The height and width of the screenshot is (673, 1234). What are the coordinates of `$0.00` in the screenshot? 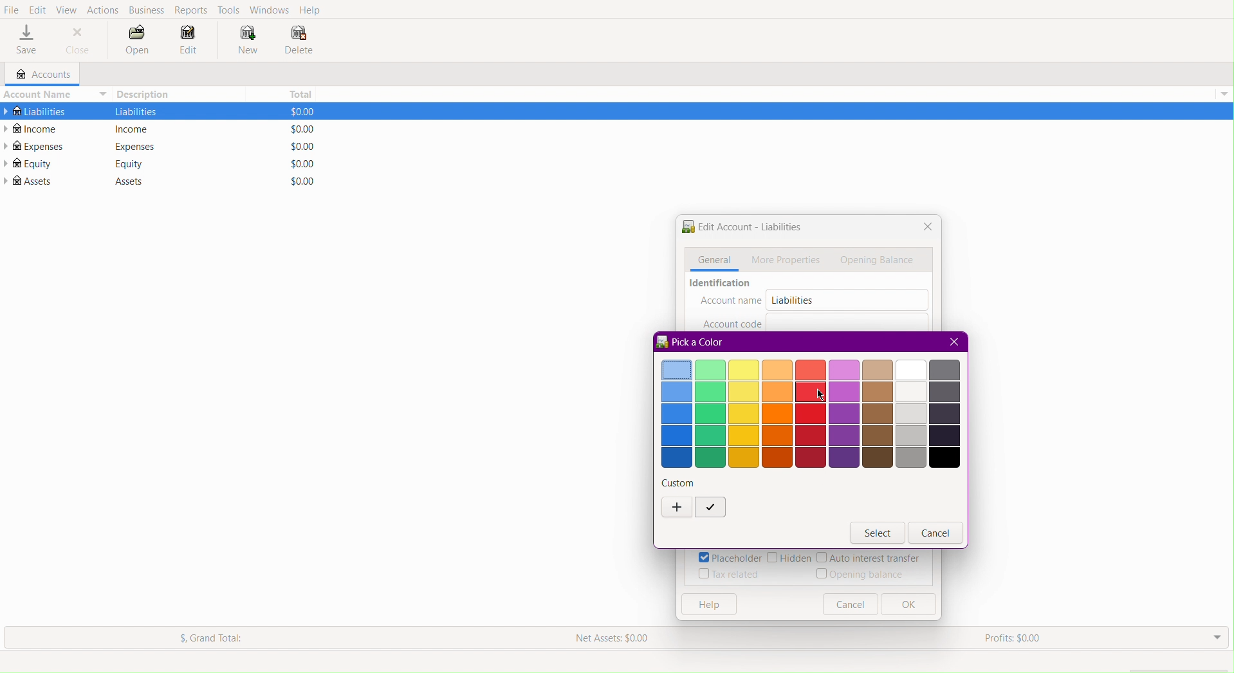 It's located at (299, 163).